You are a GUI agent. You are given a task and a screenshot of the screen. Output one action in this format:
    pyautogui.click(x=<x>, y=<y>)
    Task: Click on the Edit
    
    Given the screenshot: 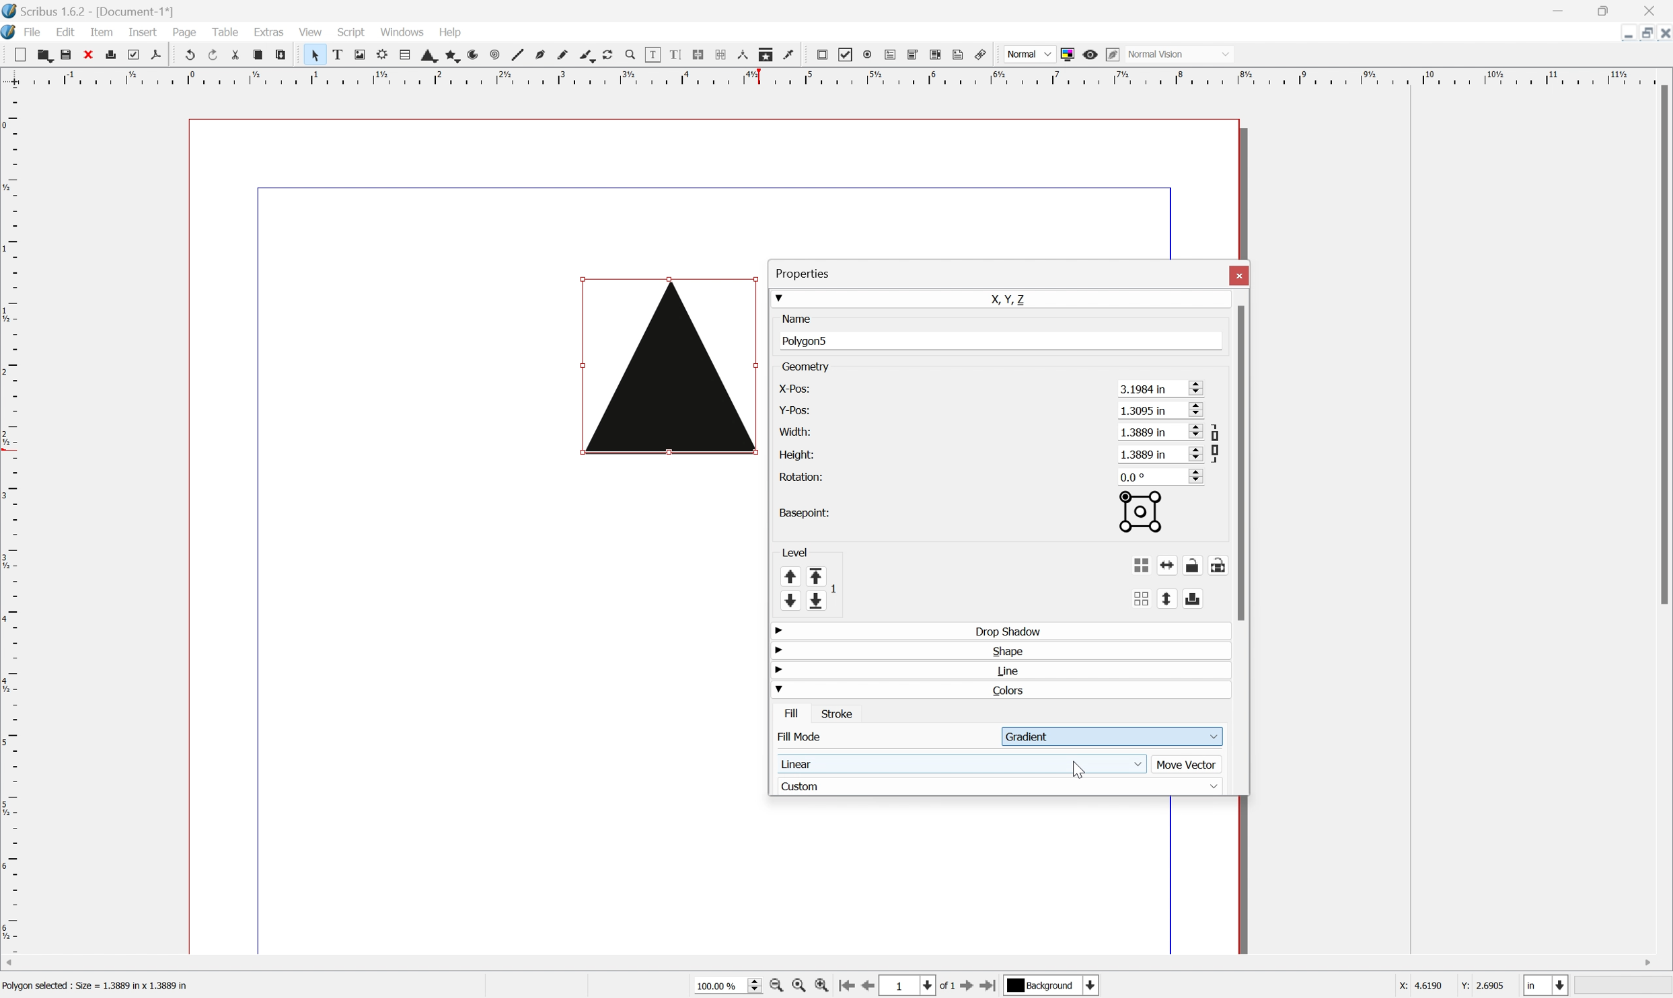 What is the action you would take?
    pyautogui.click(x=67, y=32)
    